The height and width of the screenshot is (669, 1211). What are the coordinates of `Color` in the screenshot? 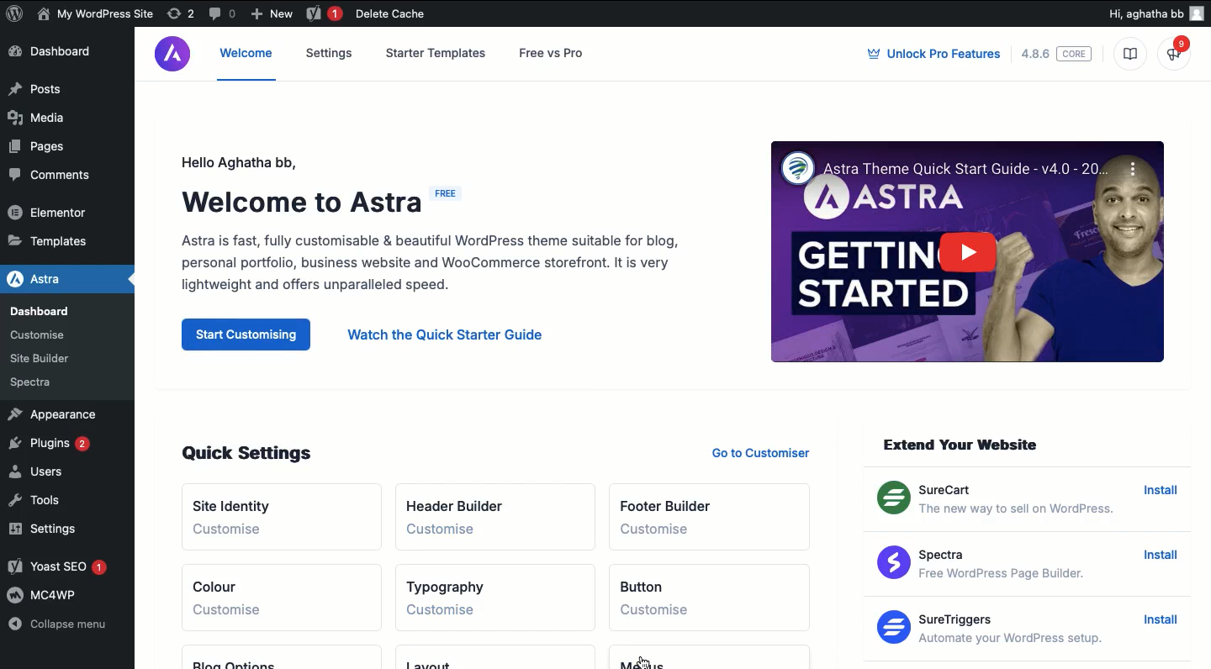 It's located at (227, 582).